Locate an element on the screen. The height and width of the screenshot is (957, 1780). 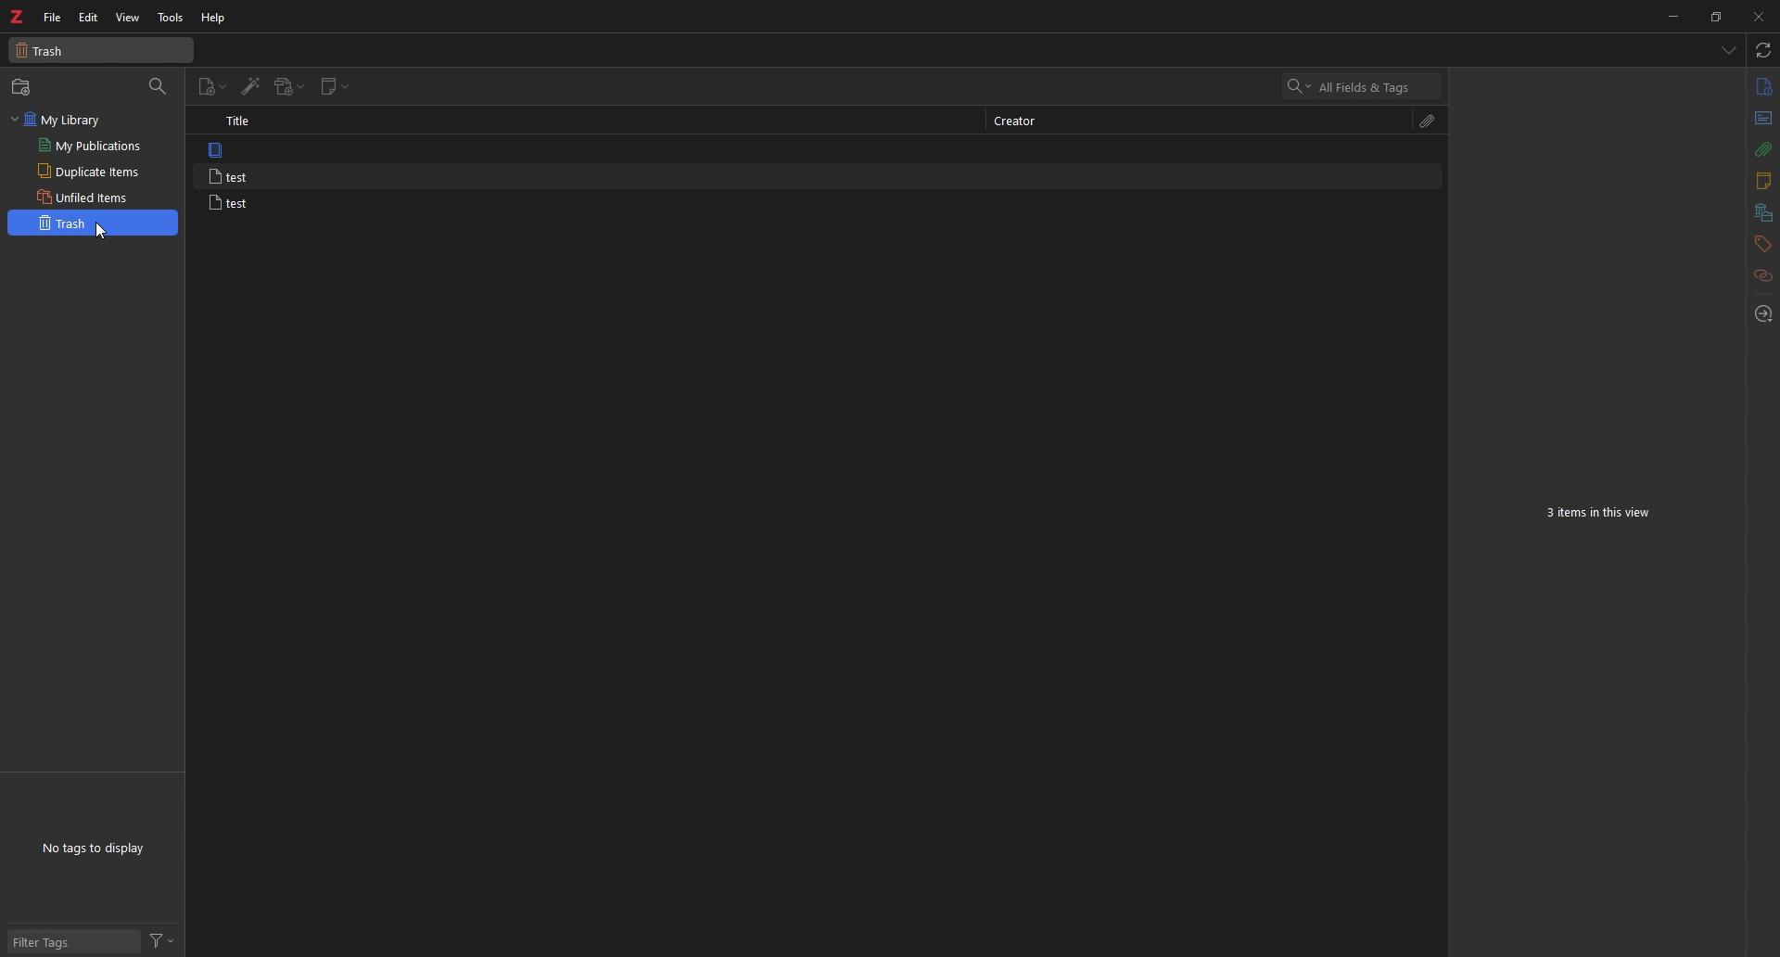
new note is located at coordinates (337, 86).